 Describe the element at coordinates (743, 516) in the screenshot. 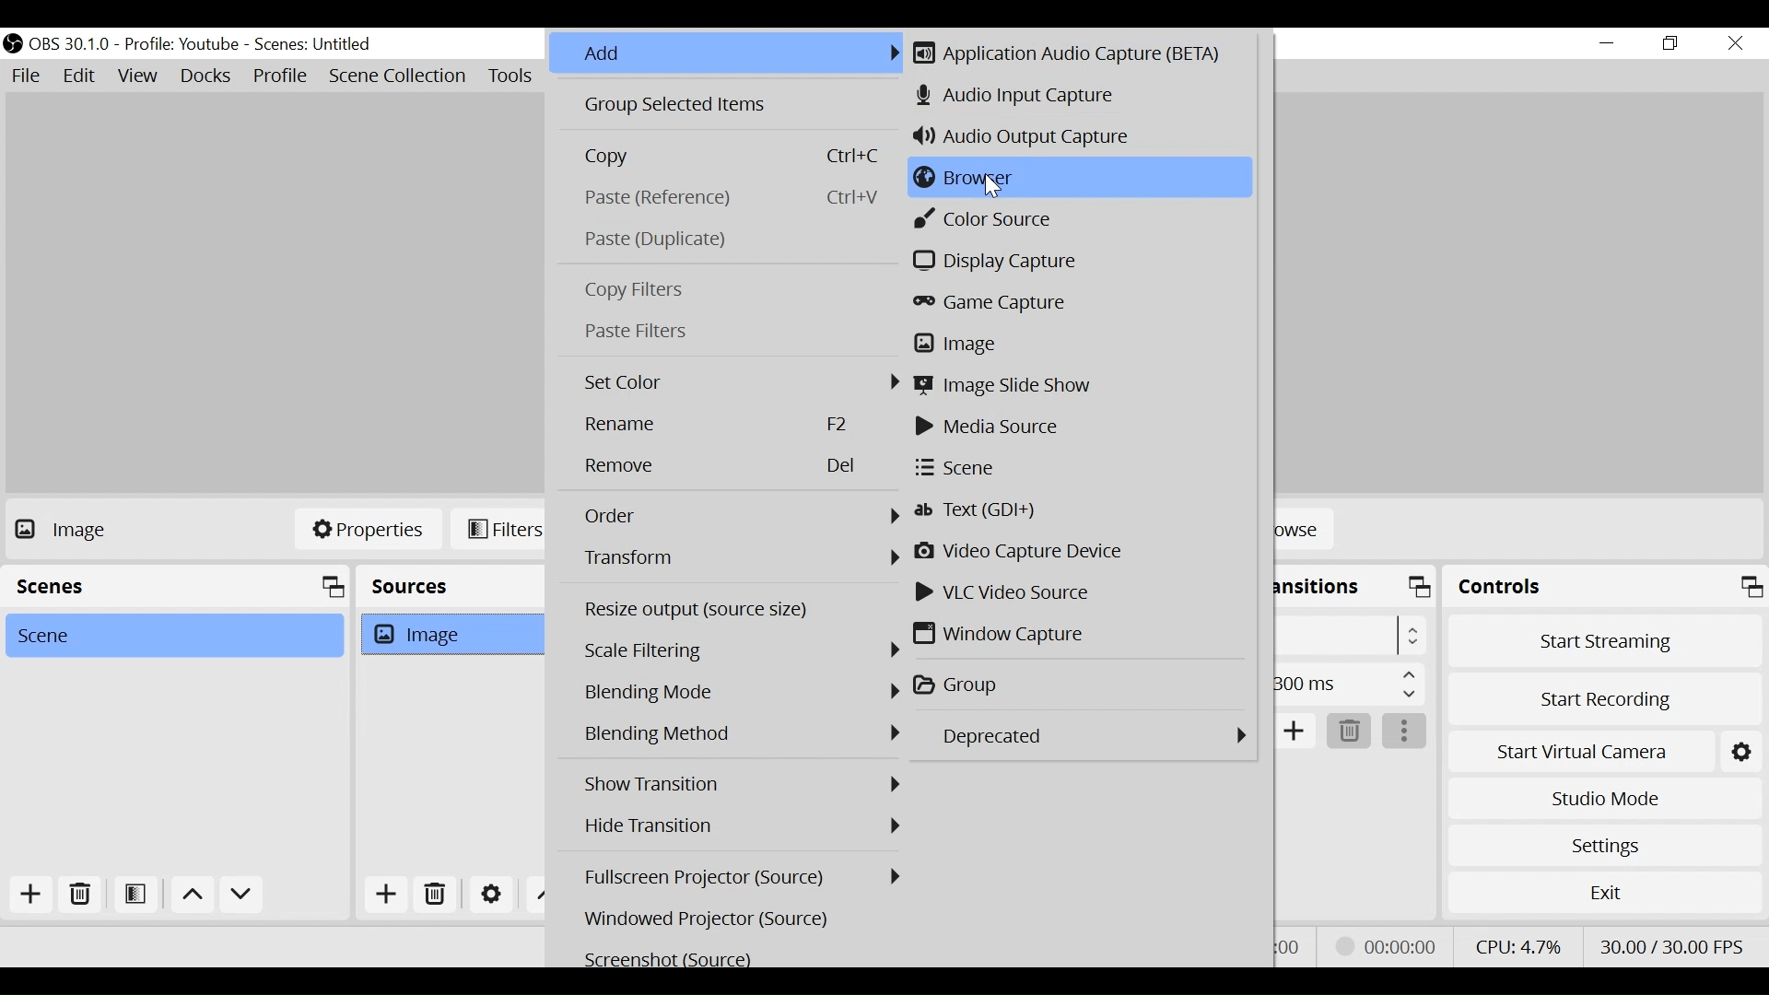

I see `Order` at that location.